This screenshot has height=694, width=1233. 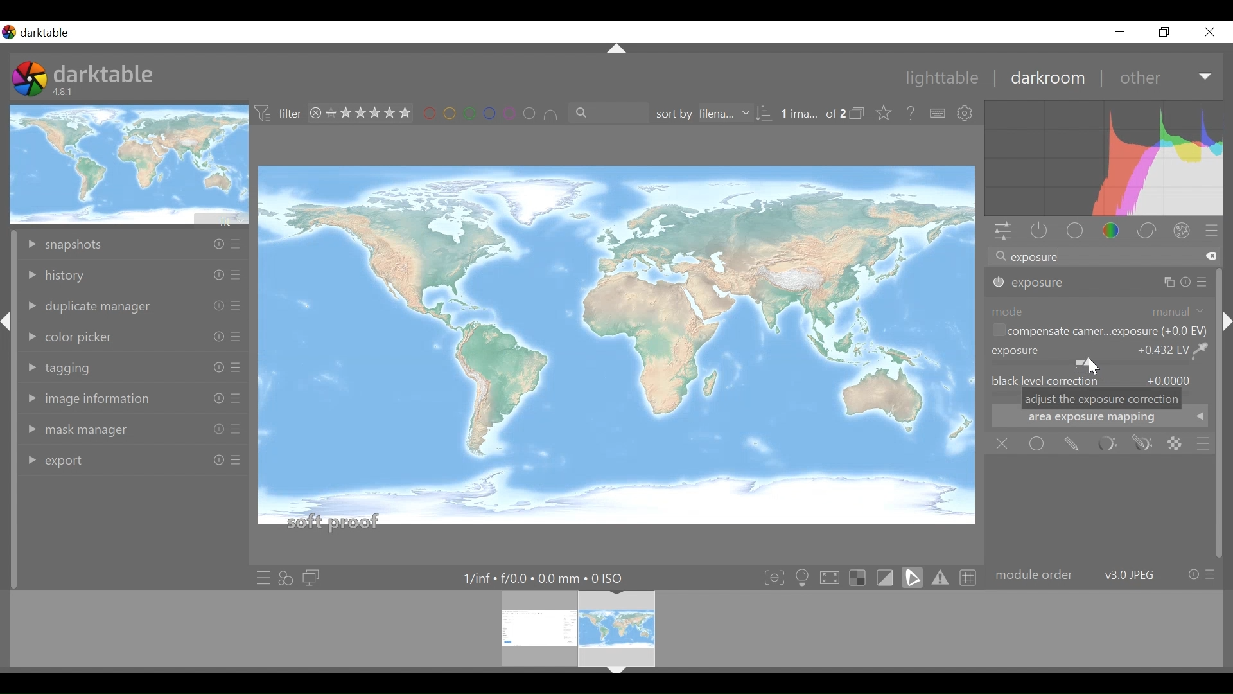 What do you see at coordinates (1203, 282) in the screenshot?
I see `` at bounding box center [1203, 282].